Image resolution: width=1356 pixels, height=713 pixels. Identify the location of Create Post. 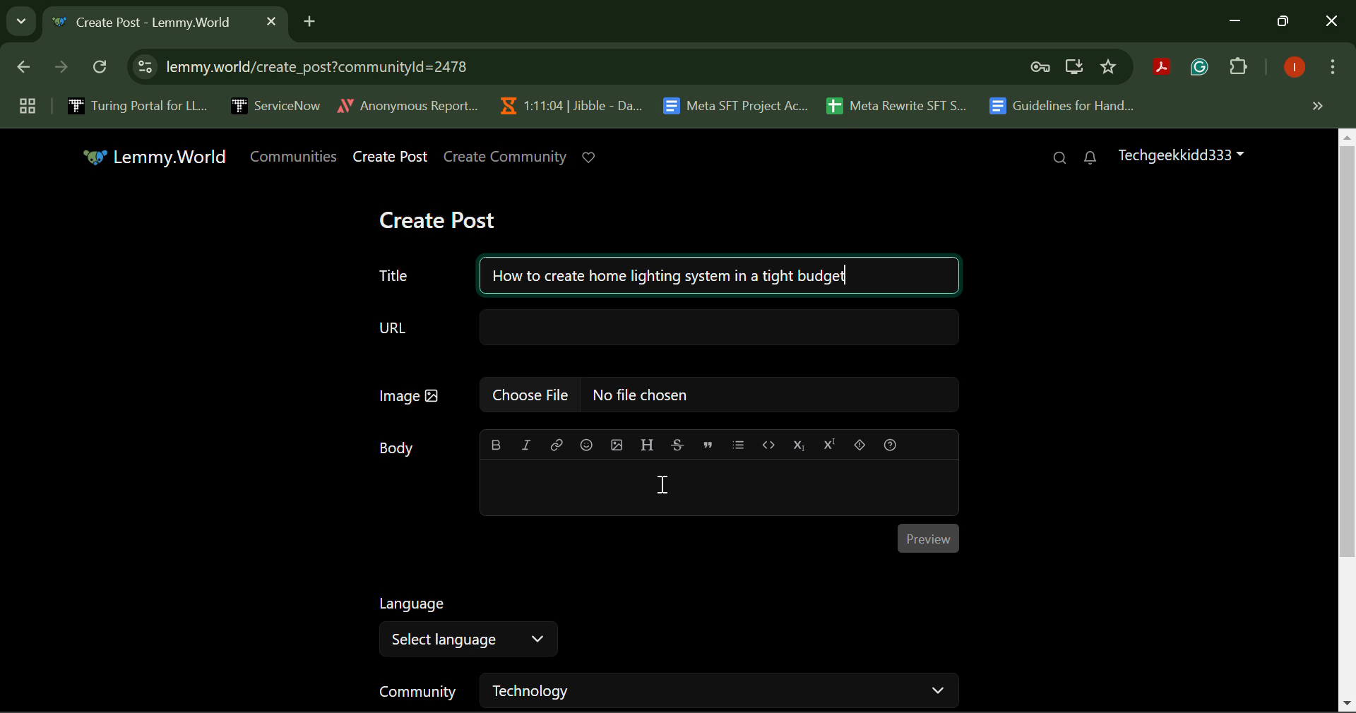
(391, 157).